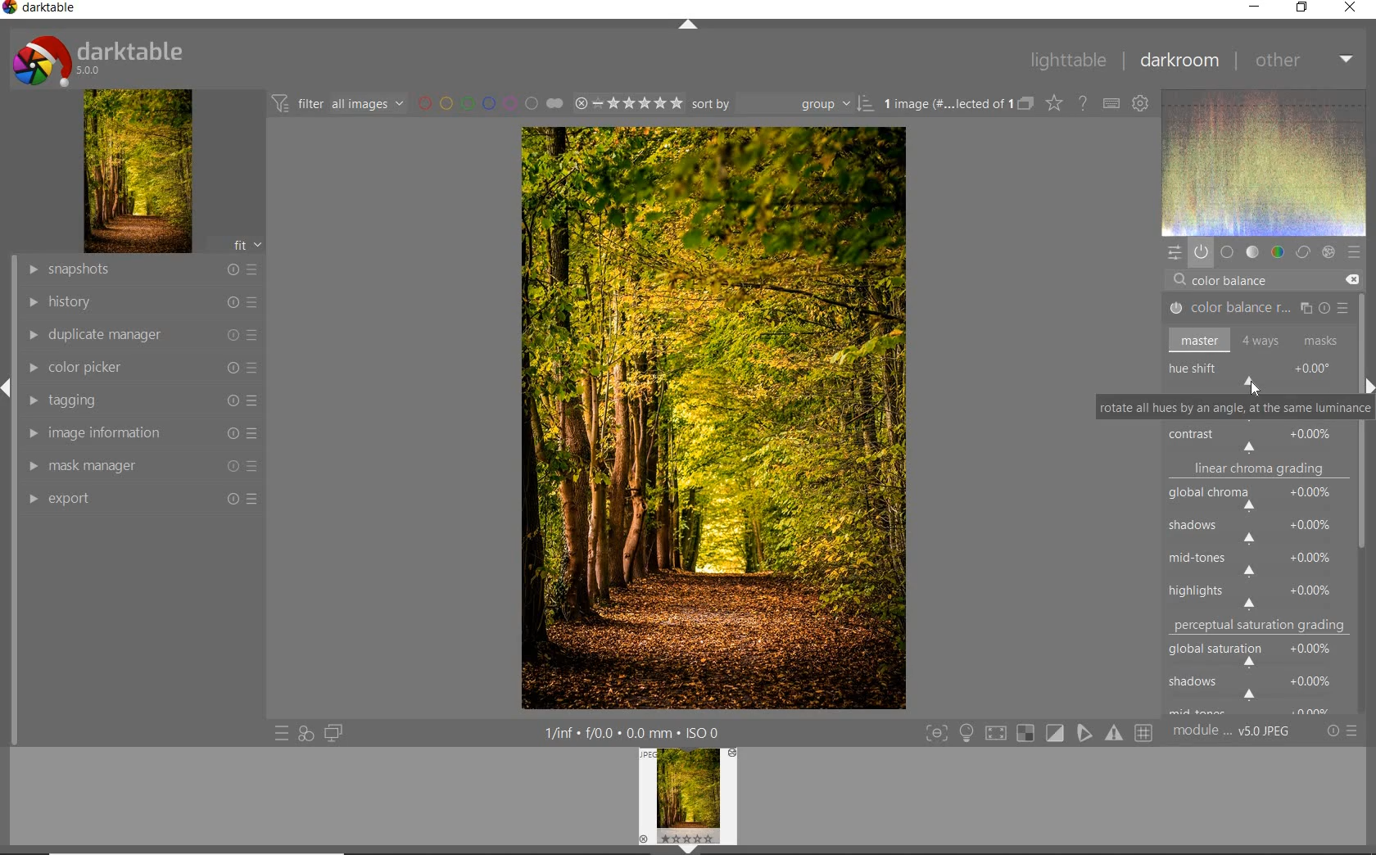 This screenshot has height=855, width=1376. Describe the element at coordinates (145, 270) in the screenshot. I see `snapshots` at that location.